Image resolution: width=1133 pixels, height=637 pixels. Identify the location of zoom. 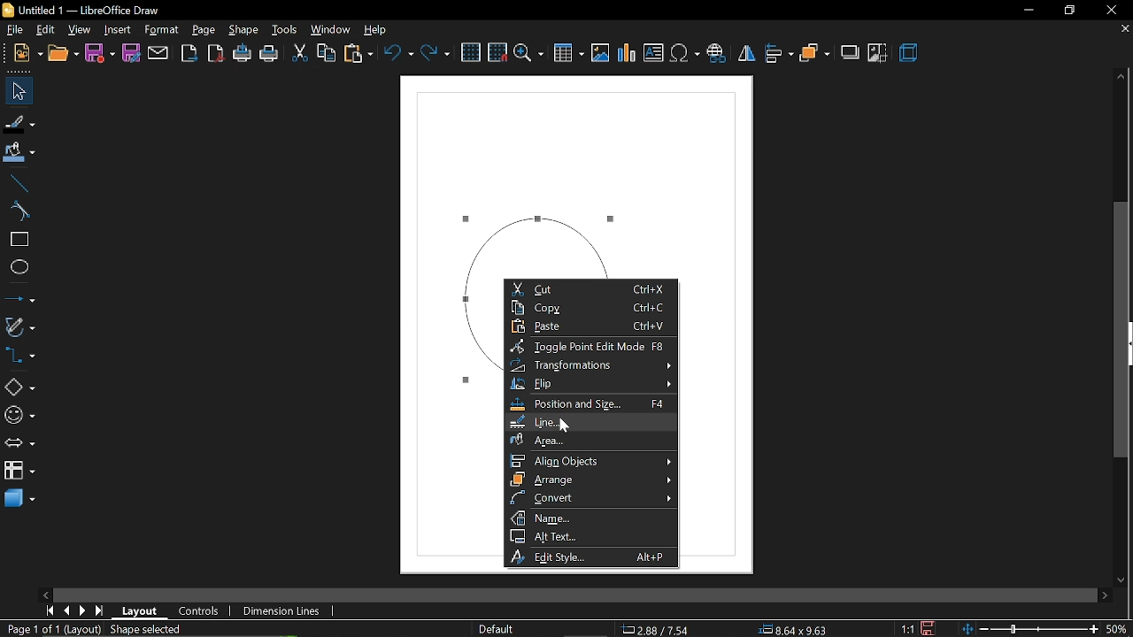
(529, 53).